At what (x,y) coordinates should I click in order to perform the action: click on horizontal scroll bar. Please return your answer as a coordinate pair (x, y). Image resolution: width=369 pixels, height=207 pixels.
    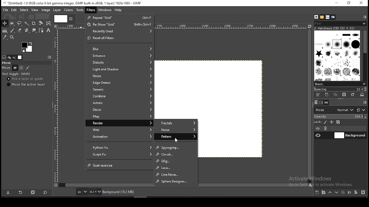
    Looking at the image, I should click on (310, 106).